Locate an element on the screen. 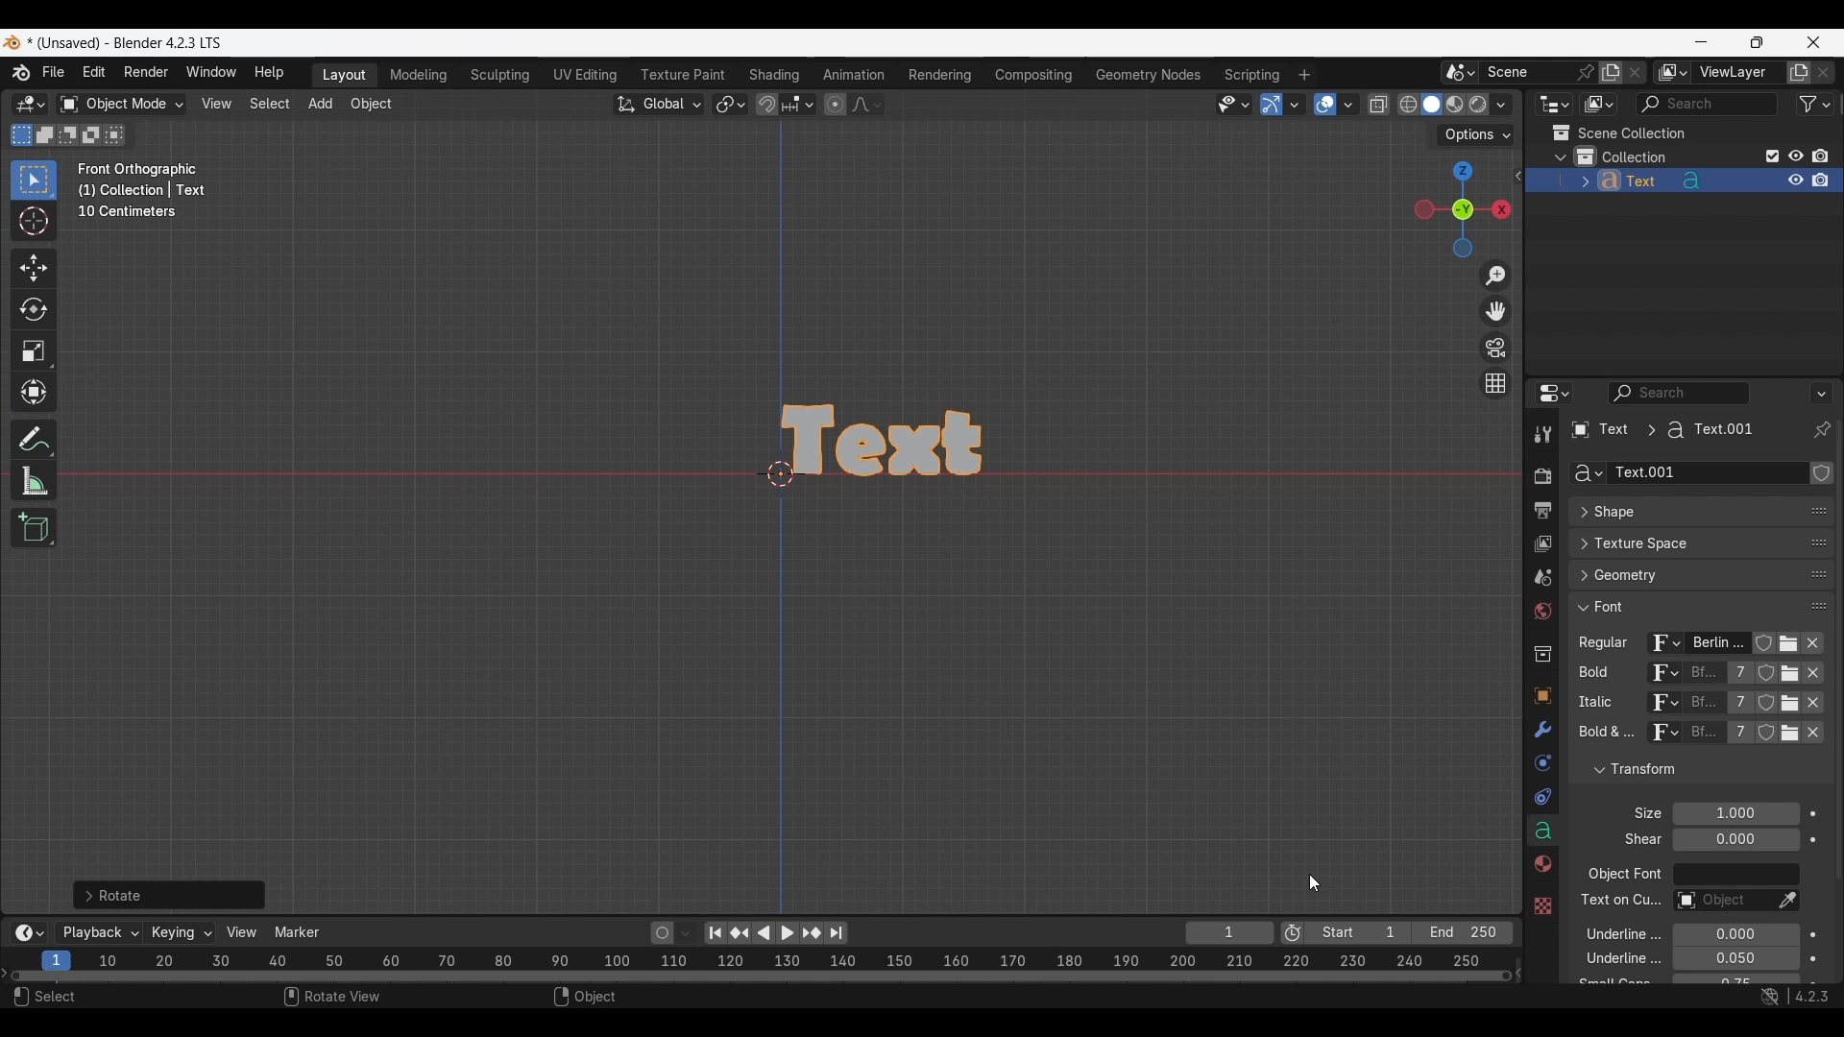 The height and width of the screenshot is (1037, 1844). regular is located at coordinates (1608, 644).